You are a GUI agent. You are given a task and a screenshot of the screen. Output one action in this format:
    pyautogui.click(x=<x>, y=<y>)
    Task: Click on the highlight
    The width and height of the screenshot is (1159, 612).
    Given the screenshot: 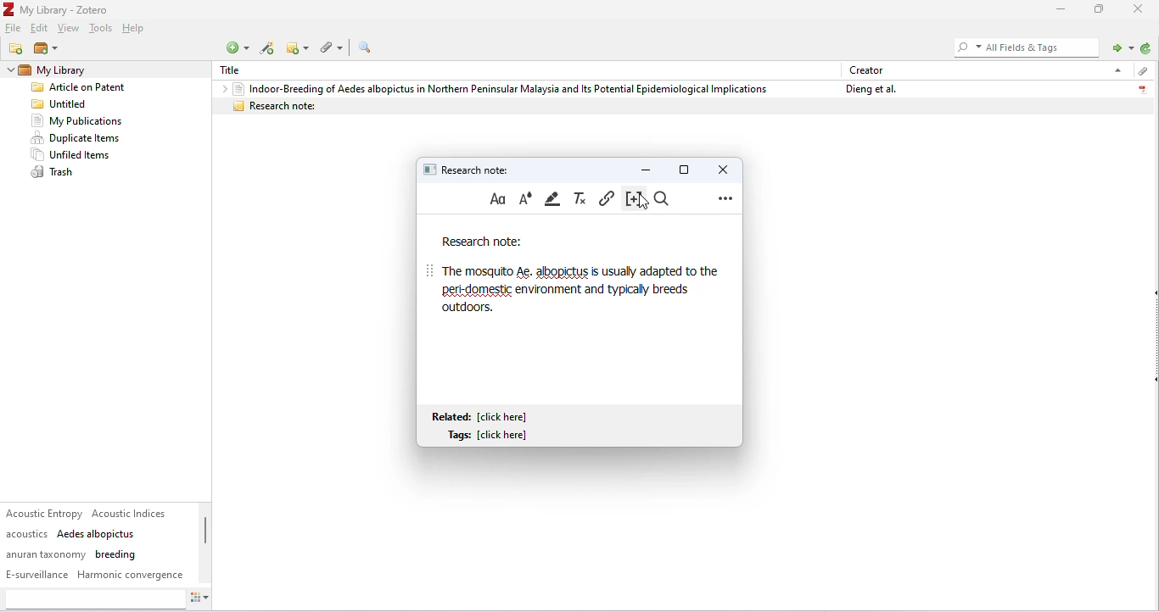 What is the action you would take?
    pyautogui.click(x=554, y=198)
    